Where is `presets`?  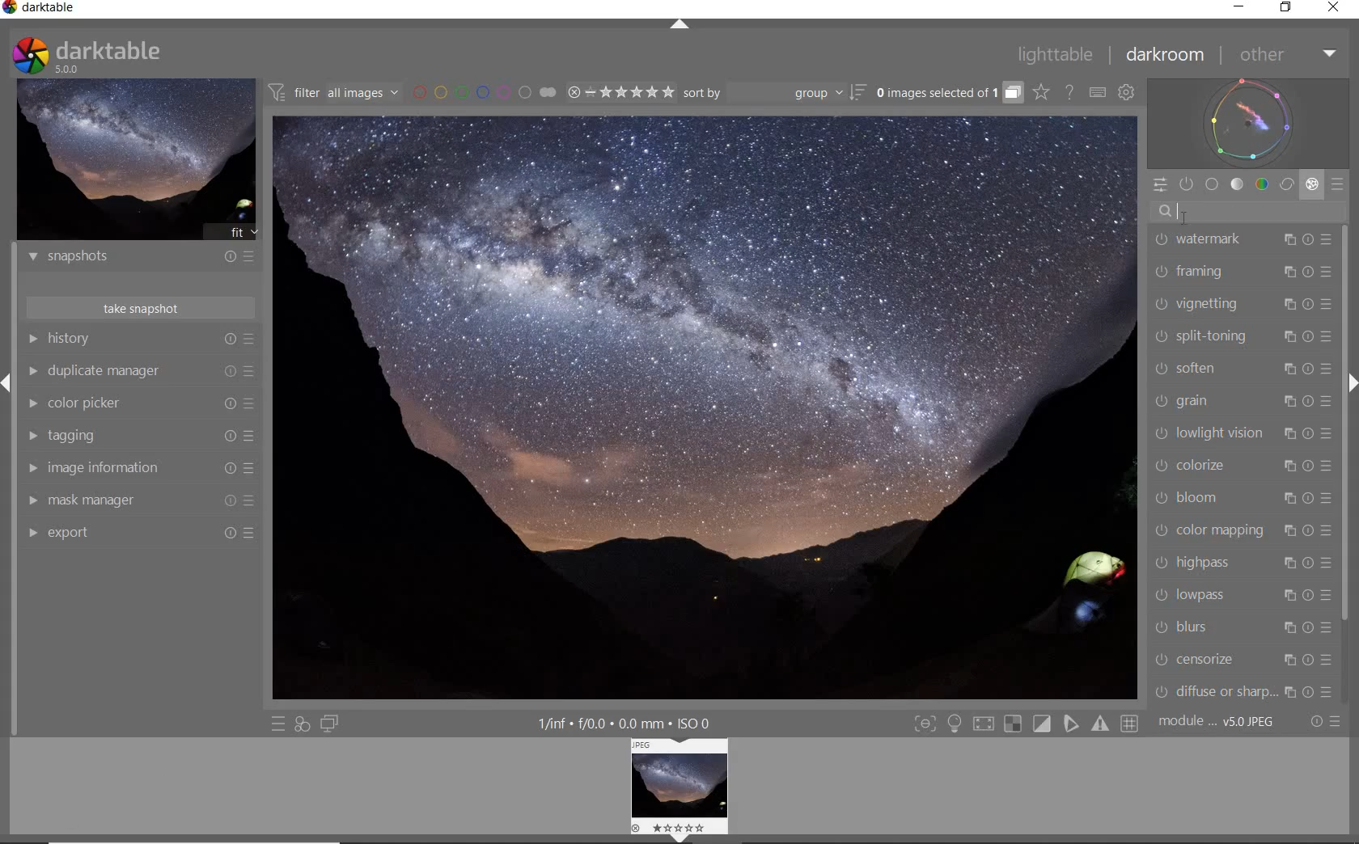
presets is located at coordinates (1330, 269).